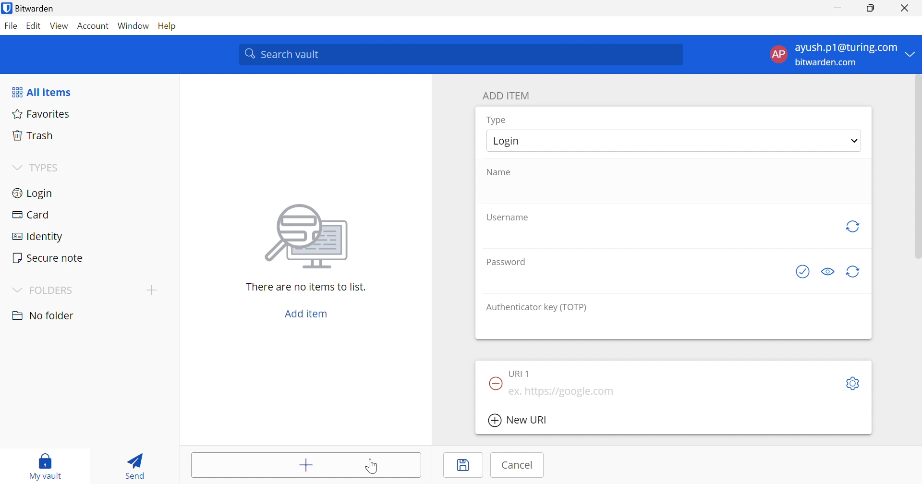 The height and width of the screenshot is (484, 922). Describe the element at coordinates (133, 26) in the screenshot. I see `Window` at that location.